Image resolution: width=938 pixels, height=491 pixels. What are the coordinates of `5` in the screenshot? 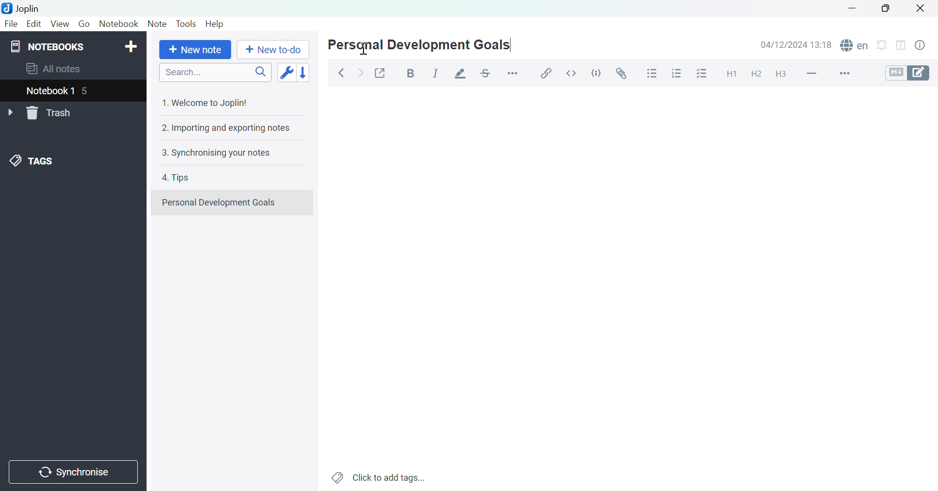 It's located at (89, 91).